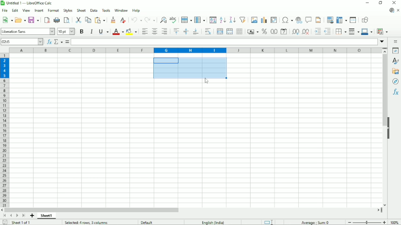 The image size is (401, 225). What do you see at coordinates (367, 32) in the screenshot?
I see `Border color` at bounding box center [367, 32].